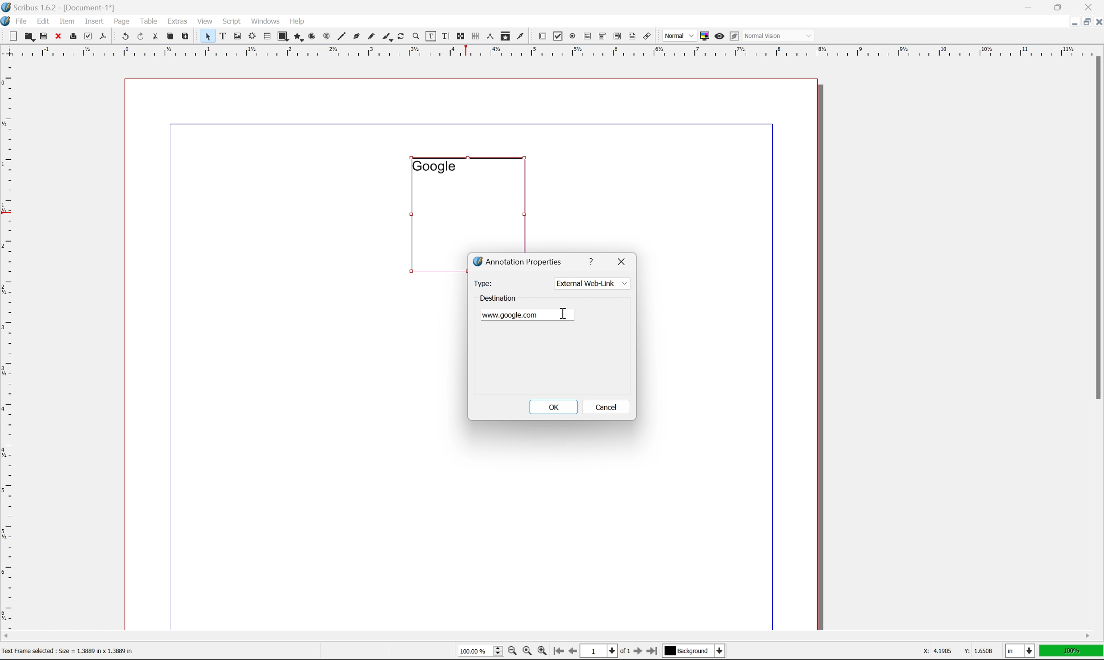 The width and height of the screenshot is (1104, 660). Describe the element at coordinates (506, 36) in the screenshot. I see `copy item properties` at that location.